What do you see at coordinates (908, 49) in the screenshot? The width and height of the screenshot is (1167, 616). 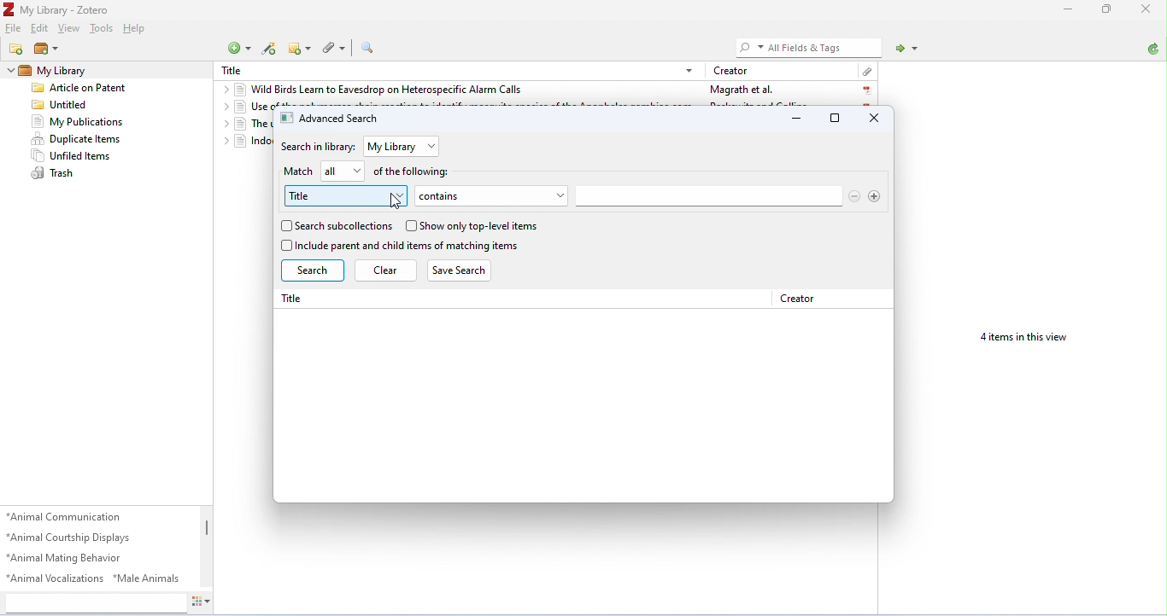 I see `locate` at bounding box center [908, 49].